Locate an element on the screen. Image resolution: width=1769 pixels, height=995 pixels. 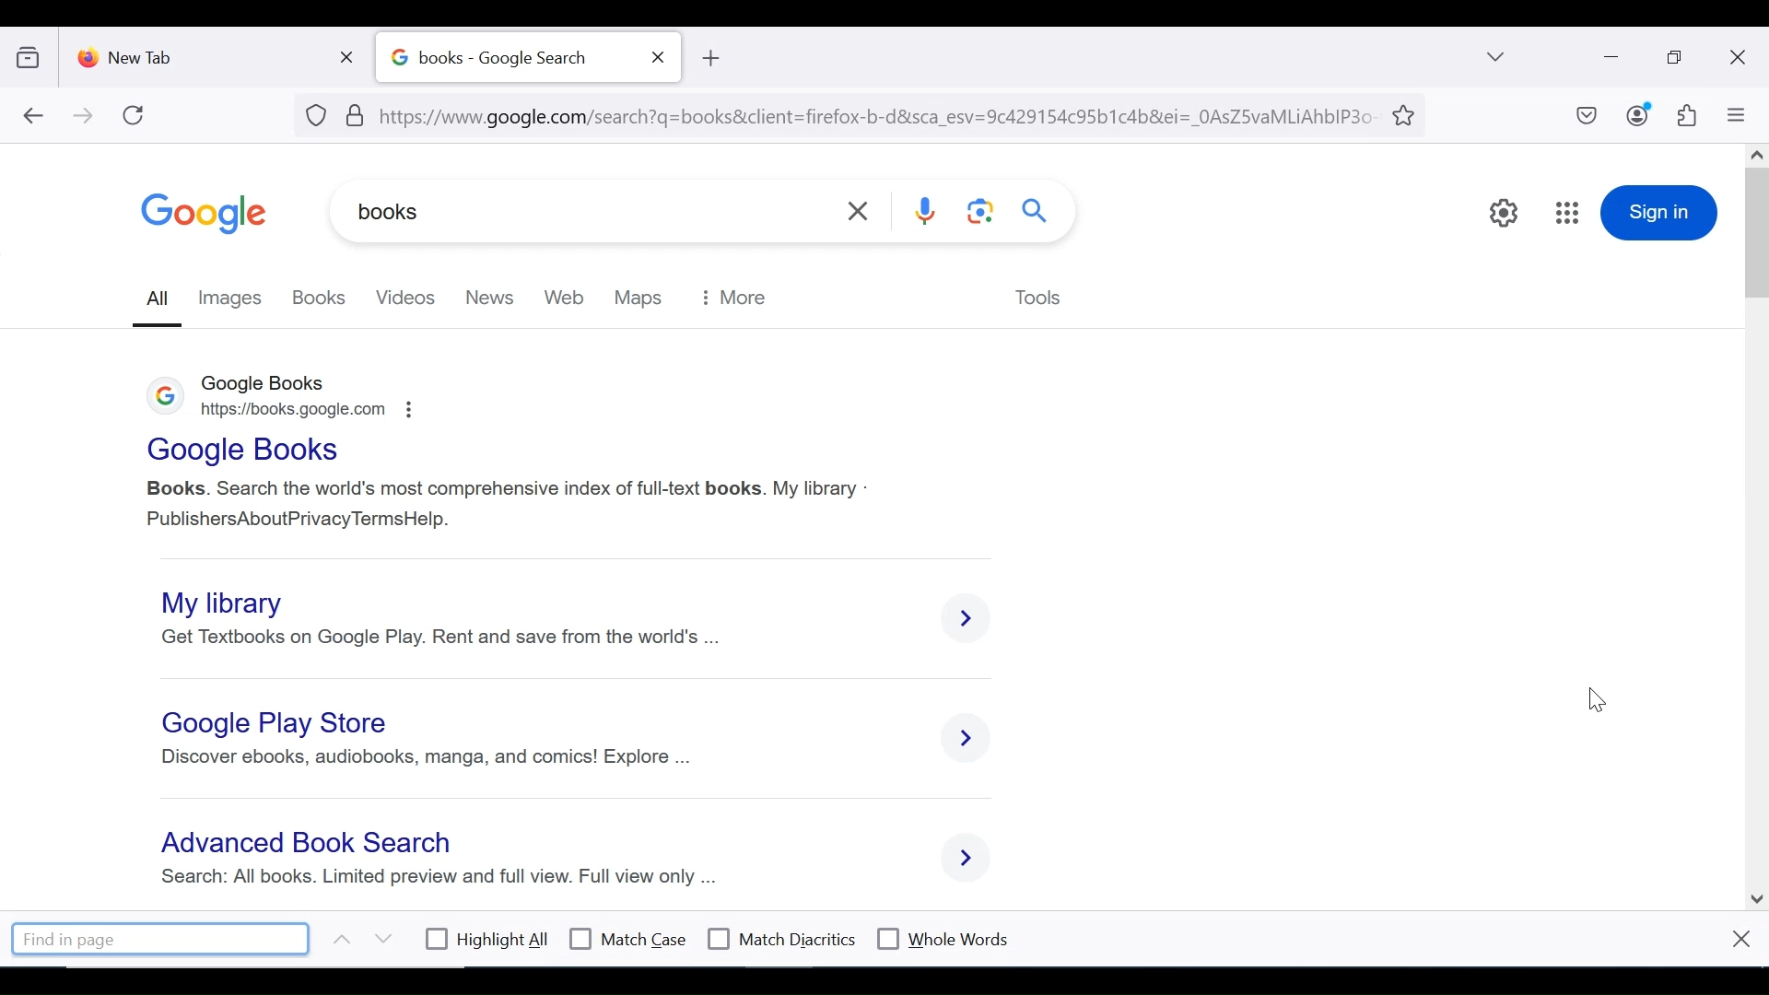
save to pocket is located at coordinates (1585, 117).